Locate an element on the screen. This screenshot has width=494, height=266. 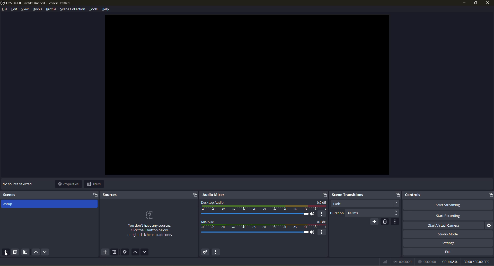
remove selected source is located at coordinates (114, 252).